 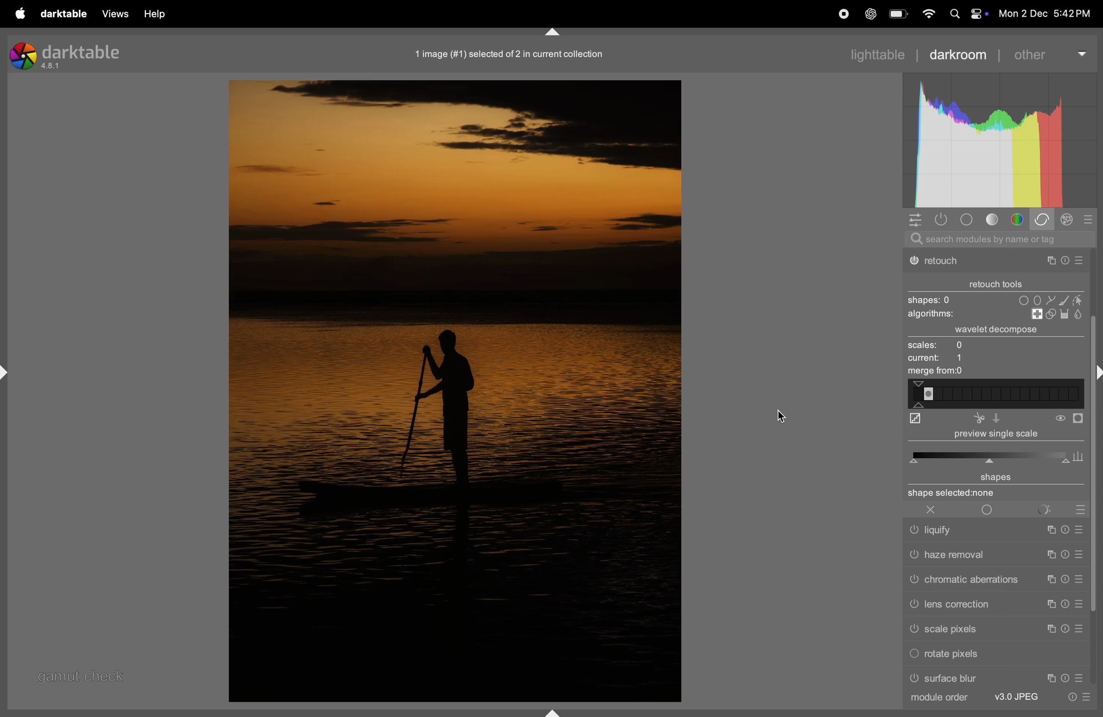 What do you see at coordinates (64, 13) in the screenshot?
I see `darktable` at bounding box center [64, 13].